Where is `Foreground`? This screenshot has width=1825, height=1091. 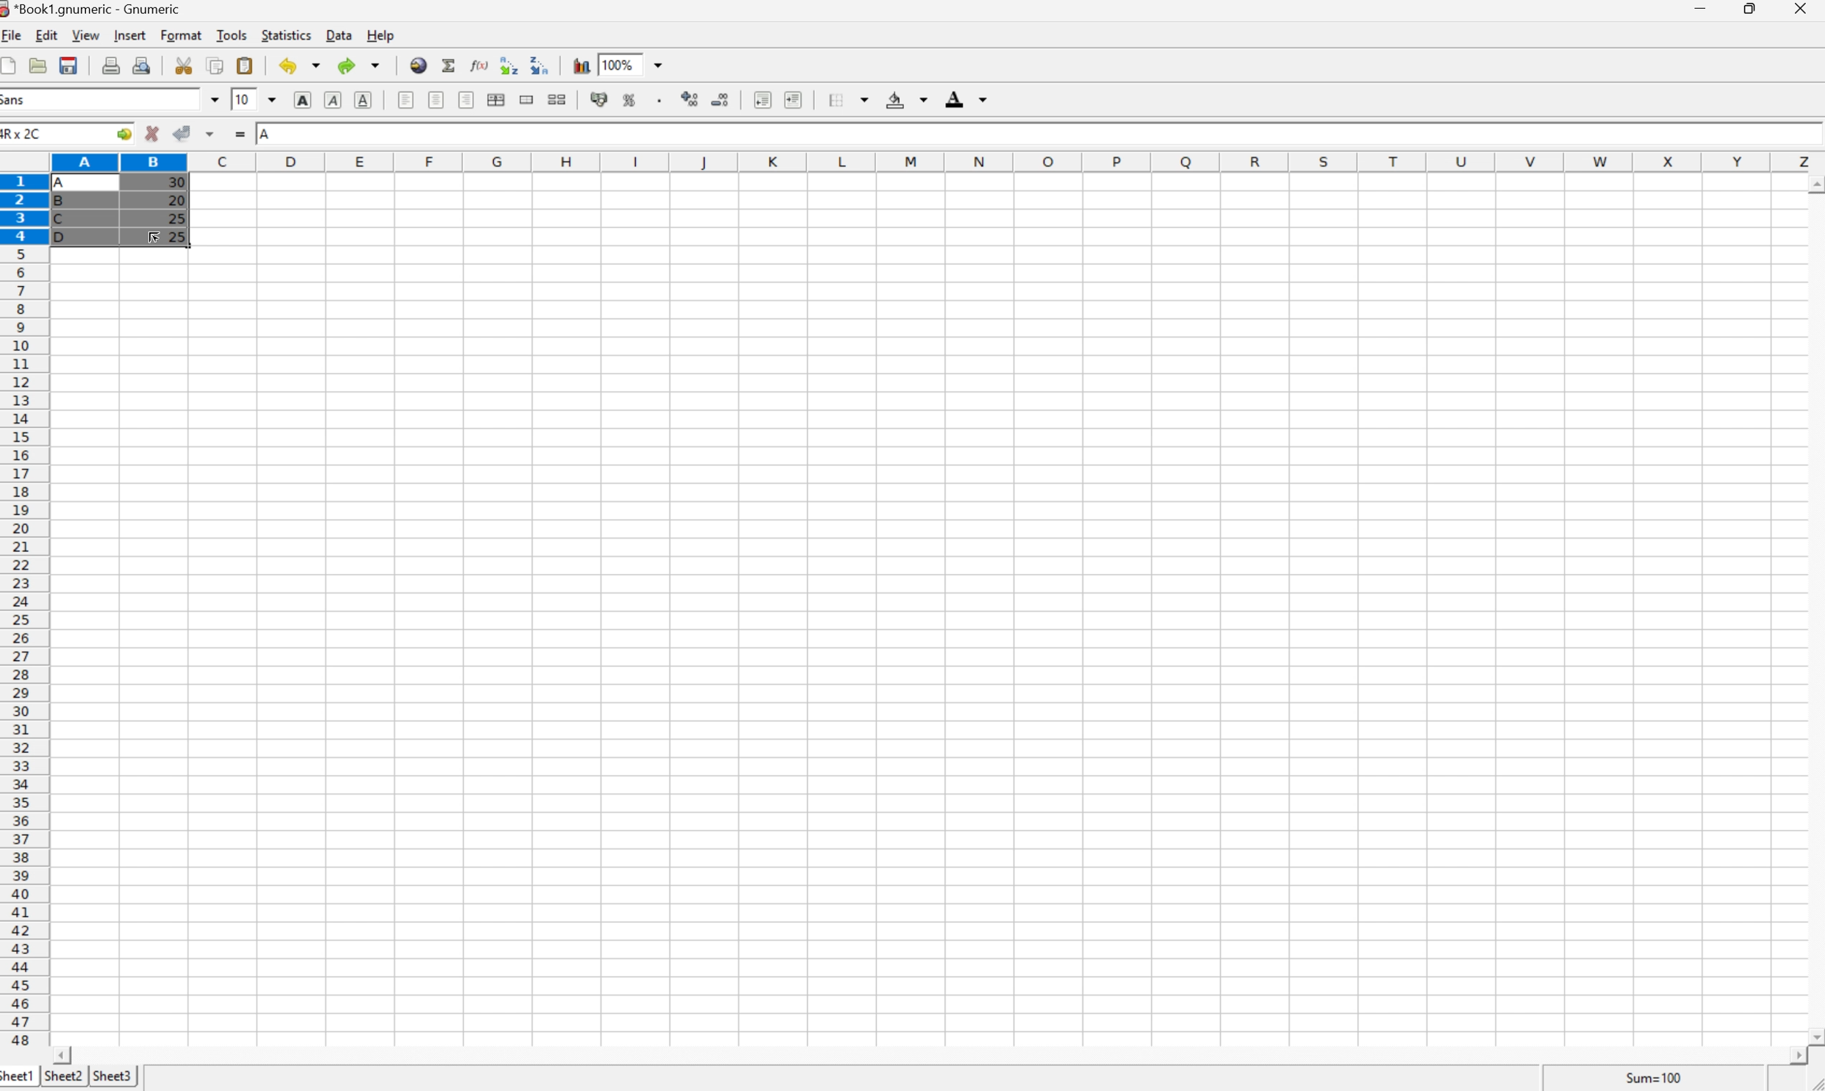 Foreground is located at coordinates (969, 99).